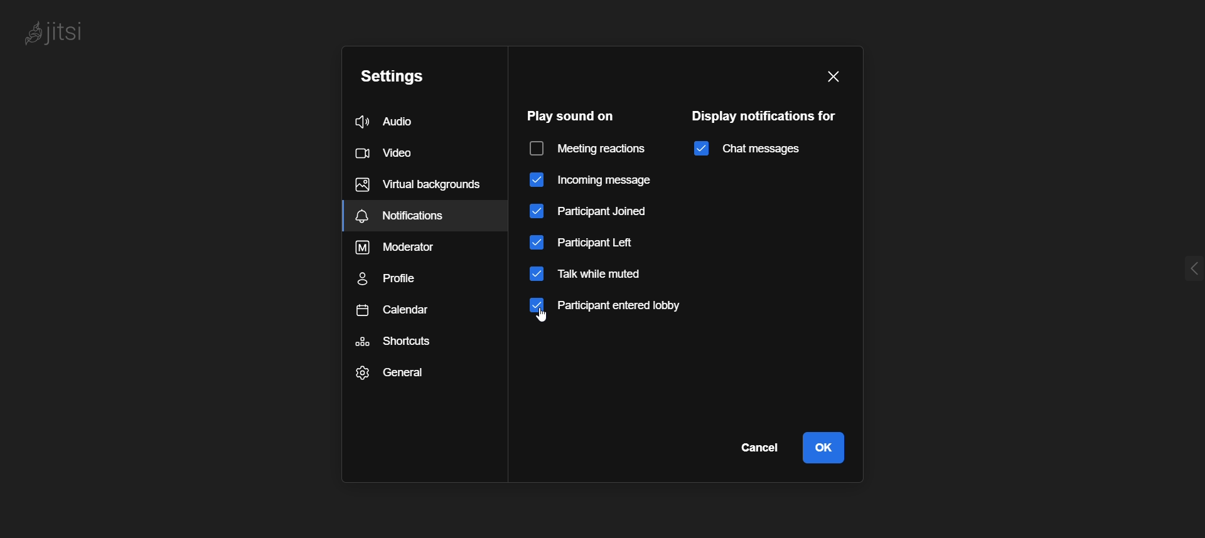 This screenshot has width=1205, height=538. Describe the element at coordinates (617, 308) in the screenshot. I see `participant entered lobby` at that location.